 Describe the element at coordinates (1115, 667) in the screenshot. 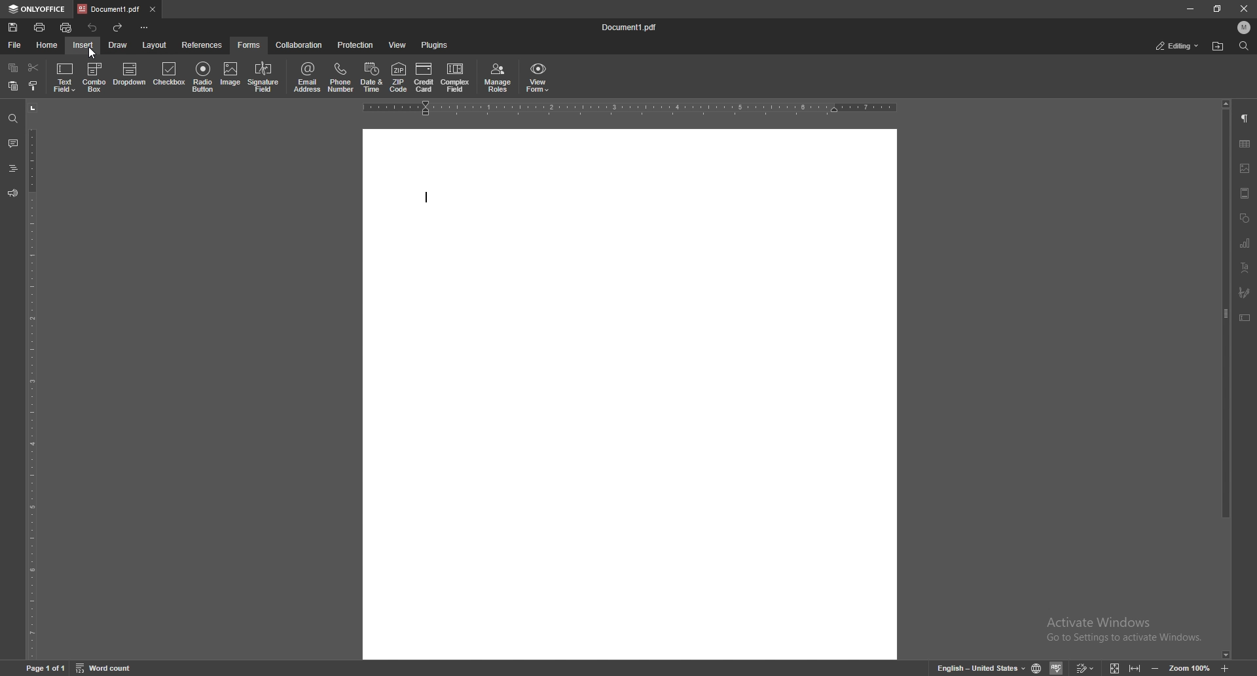

I see `fit to screen` at that location.